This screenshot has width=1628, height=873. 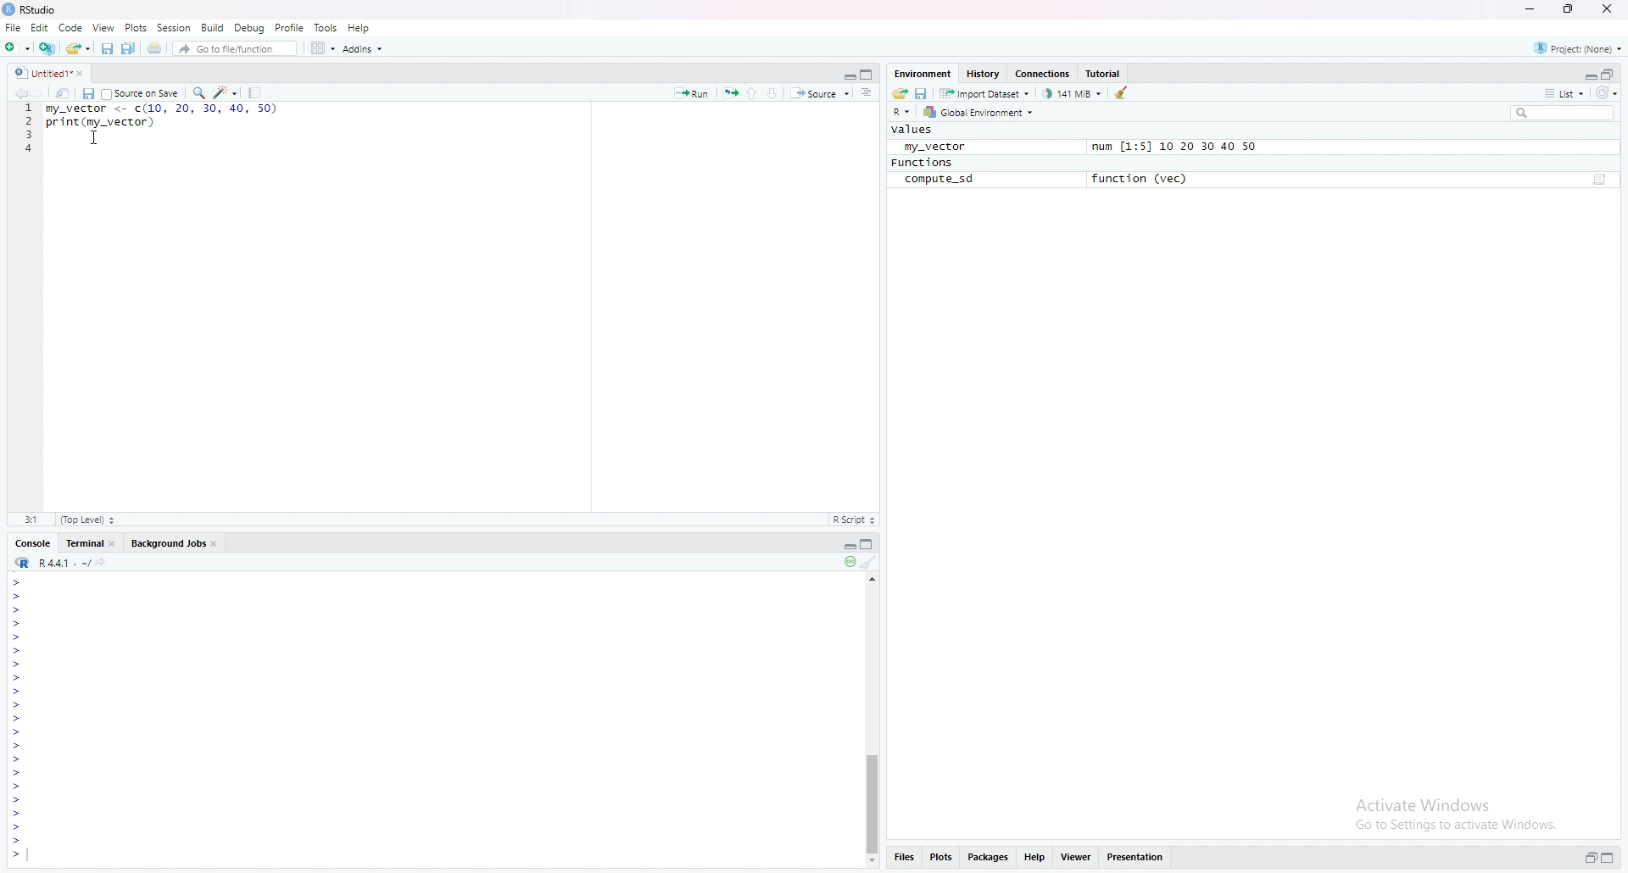 What do you see at coordinates (1073, 857) in the screenshot?
I see `Viewer` at bounding box center [1073, 857].